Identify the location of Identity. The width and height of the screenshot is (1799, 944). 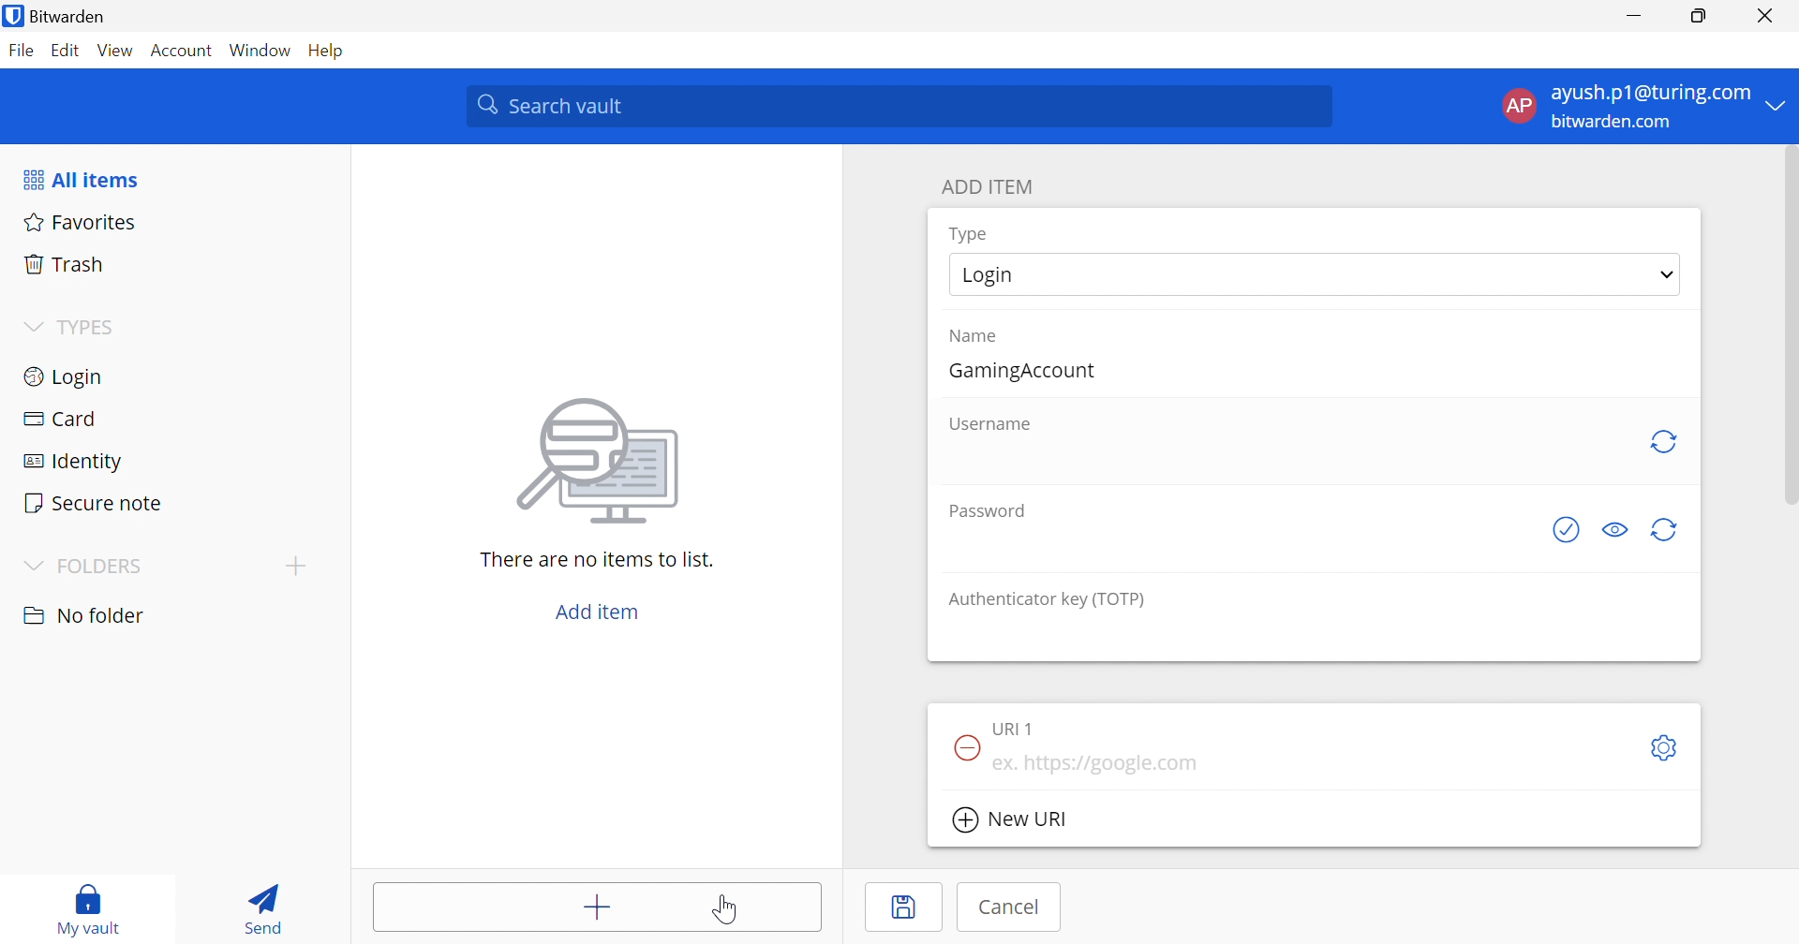
(75, 464).